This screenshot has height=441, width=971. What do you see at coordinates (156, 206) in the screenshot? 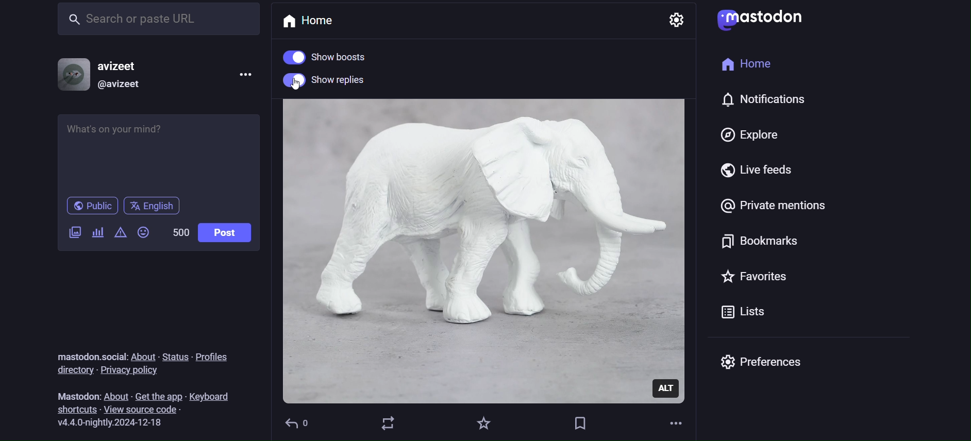
I see `language` at bounding box center [156, 206].